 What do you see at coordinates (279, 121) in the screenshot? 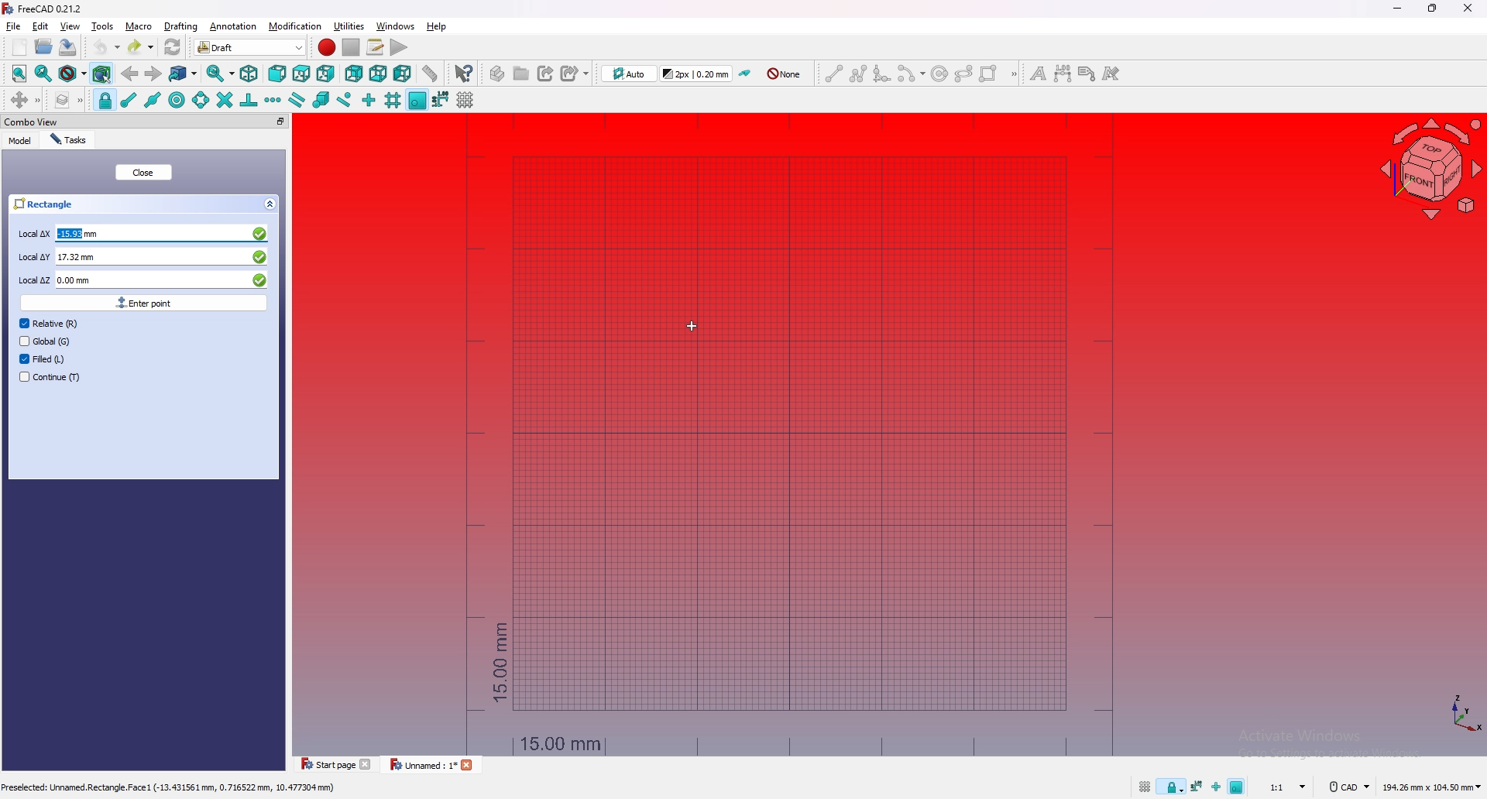
I see `pop out` at bounding box center [279, 121].